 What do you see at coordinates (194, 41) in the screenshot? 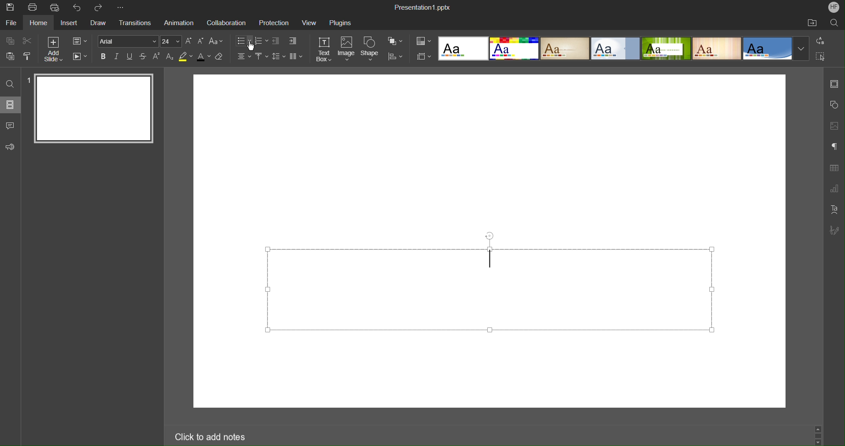
I see `Font Size` at bounding box center [194, 41].